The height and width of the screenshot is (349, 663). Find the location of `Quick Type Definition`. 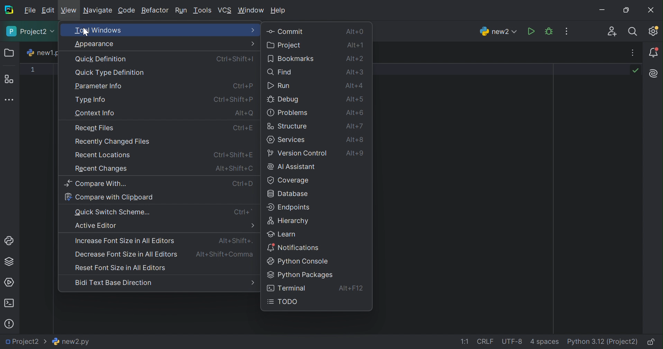

Quick Type Definition is located at coordinates (110, 73).